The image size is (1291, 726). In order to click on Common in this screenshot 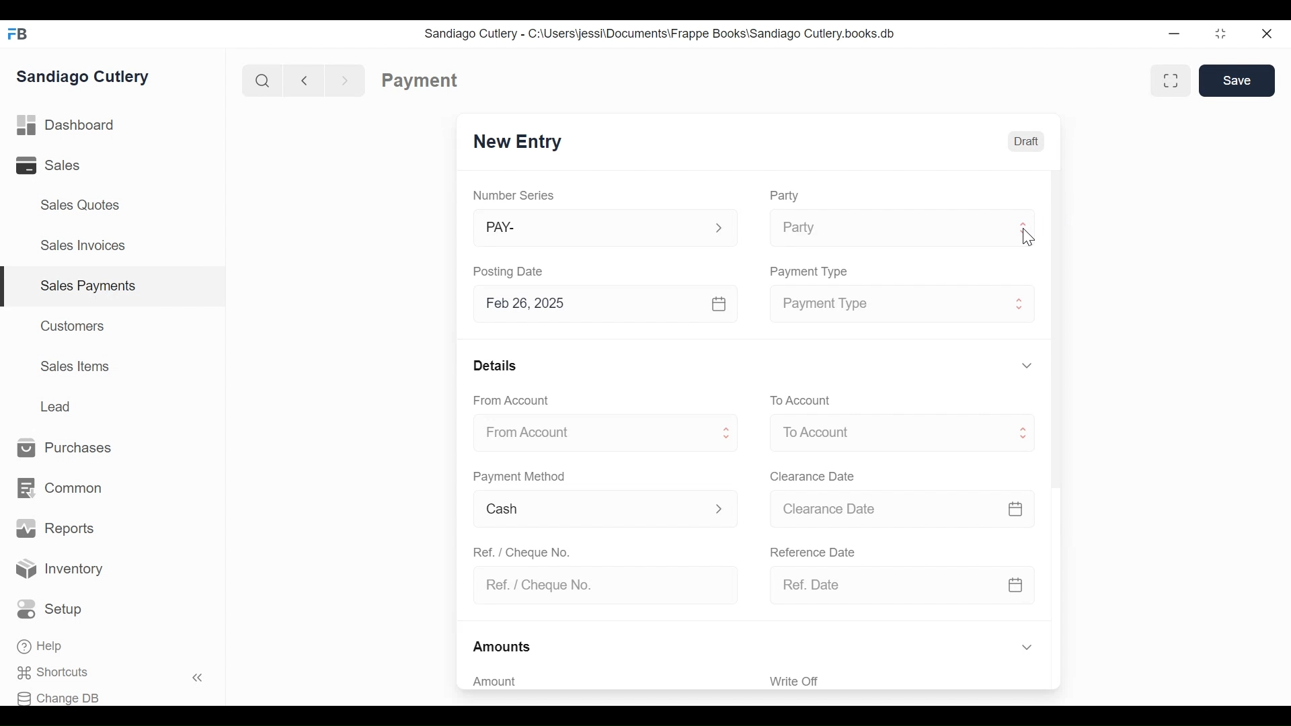, I will do `click(58, 489)`.